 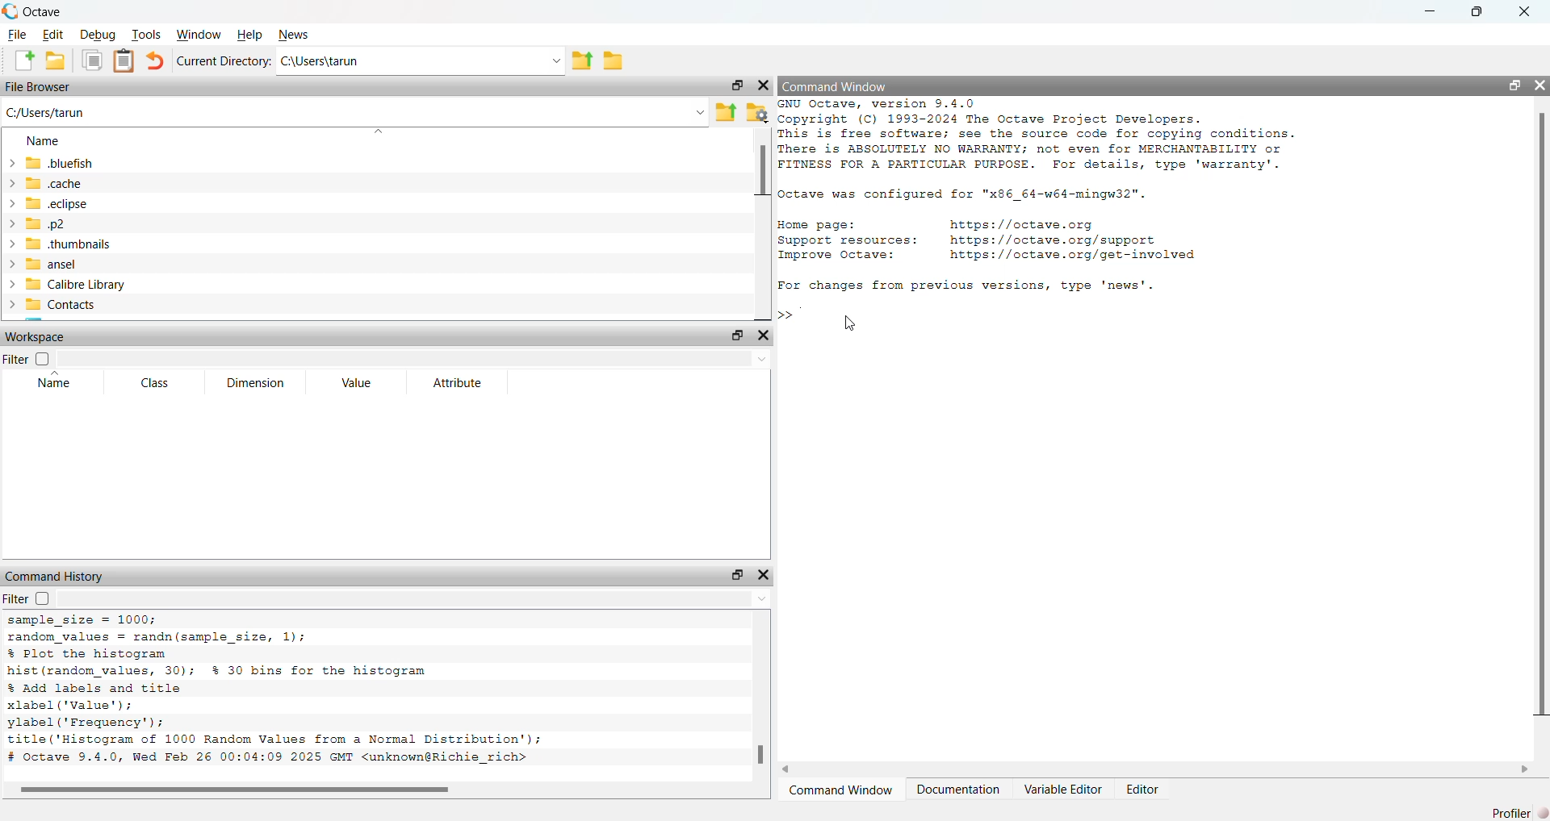 I want to click on dropdown, so click(x=379, y=131).